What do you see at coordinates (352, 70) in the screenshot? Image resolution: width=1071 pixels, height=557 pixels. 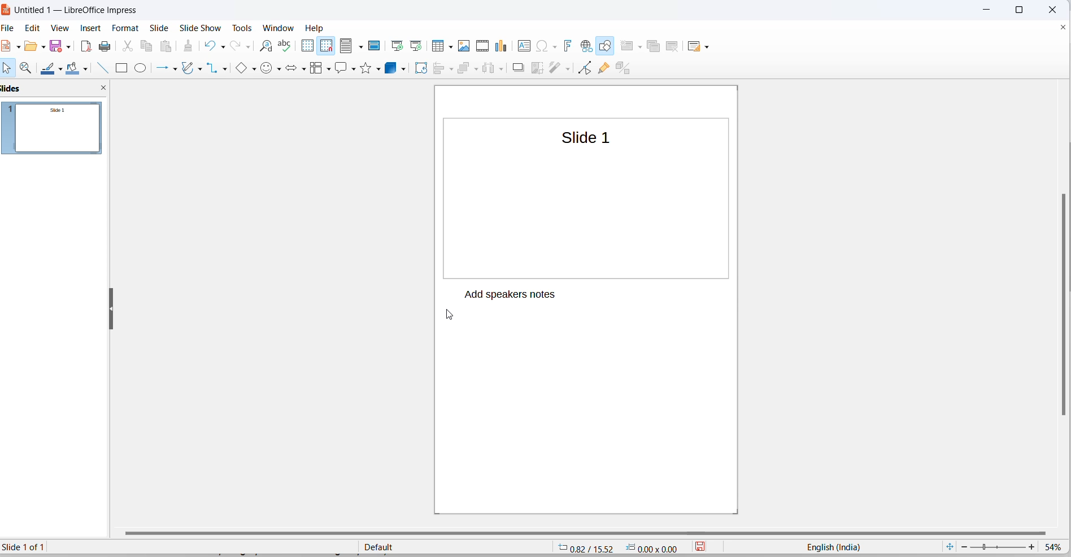 I see `callout shapes options` at bounding box center [352, 70].